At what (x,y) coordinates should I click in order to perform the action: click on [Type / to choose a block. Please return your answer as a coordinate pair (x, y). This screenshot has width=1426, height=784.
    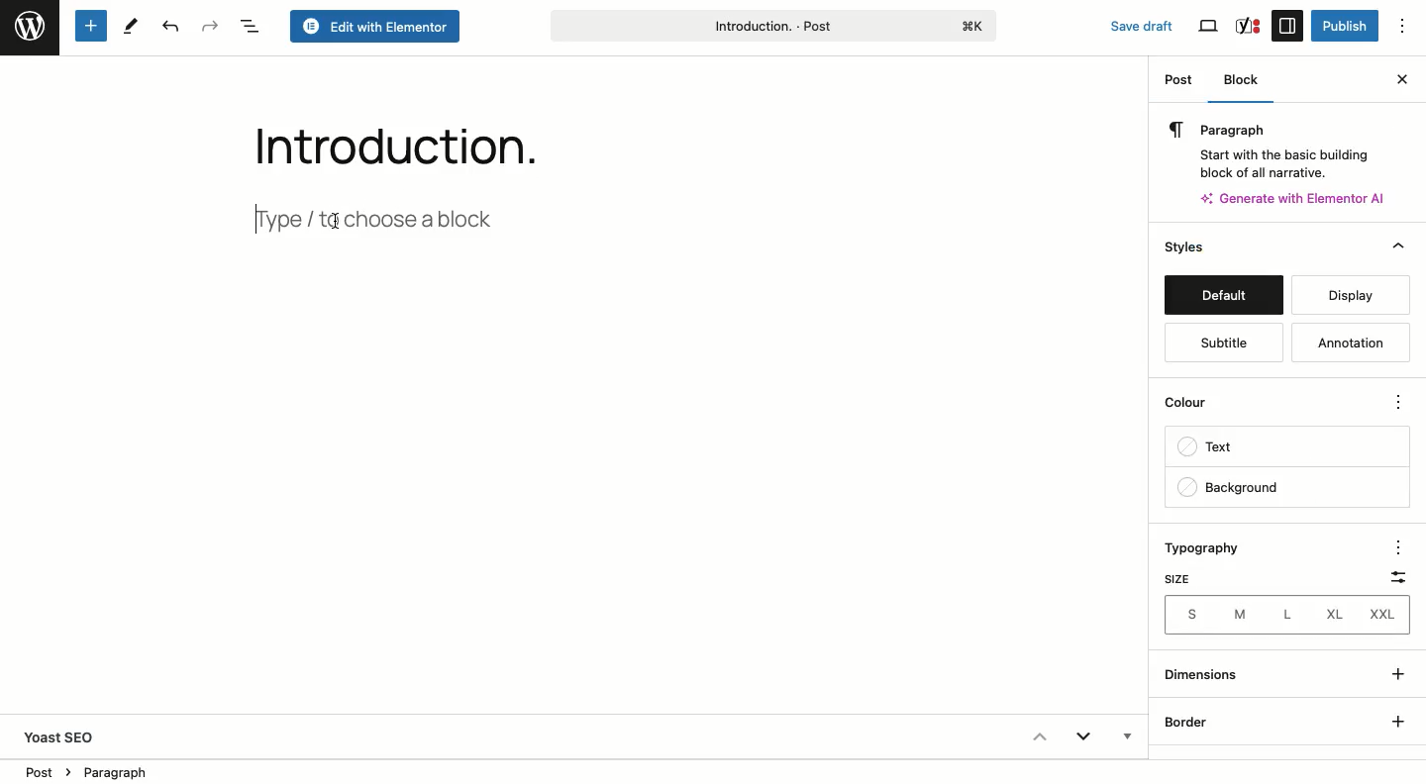
    Looking at the image, I should click on (393, 216).